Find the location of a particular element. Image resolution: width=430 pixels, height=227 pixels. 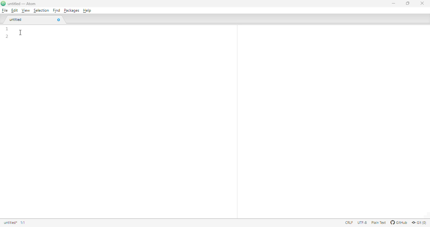

close is located at coordinates (422, 3).